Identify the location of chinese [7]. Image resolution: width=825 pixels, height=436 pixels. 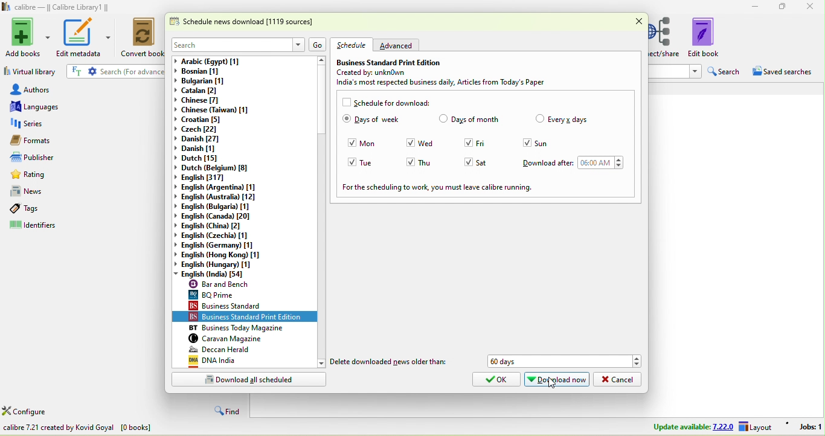
(207, 101).